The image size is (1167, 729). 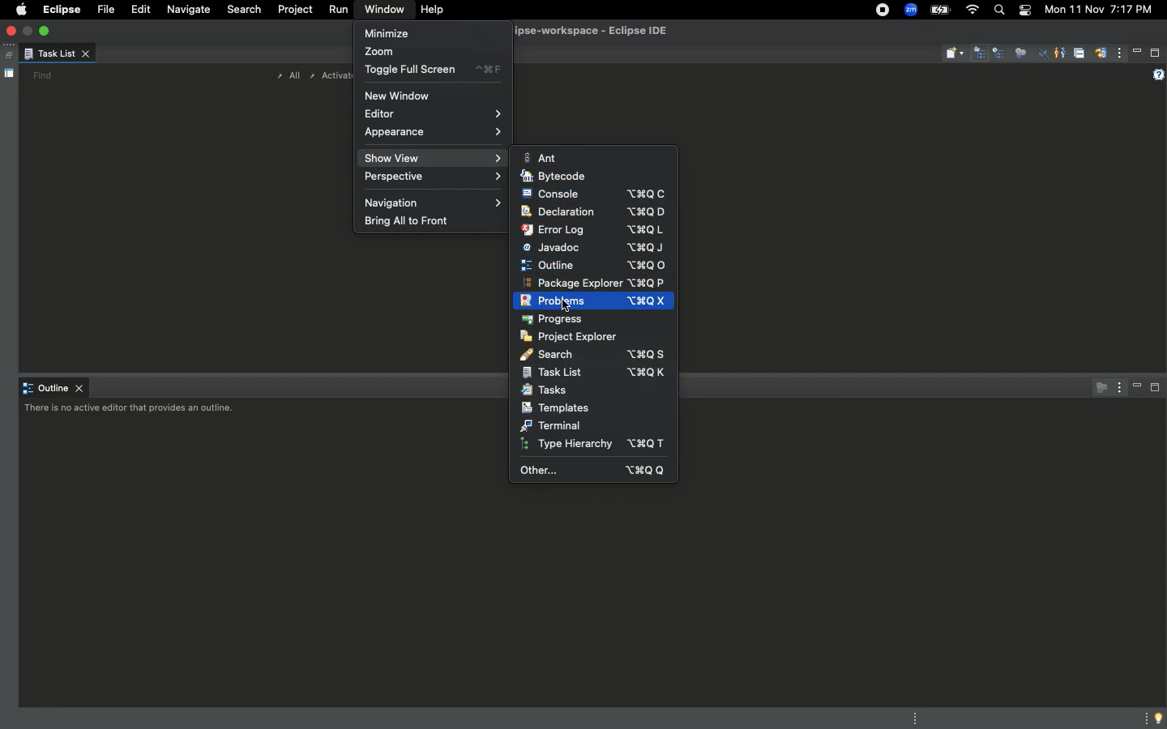 What do you see at coordinates (389, 32) in the screenshot?
I see `Minimize` at bounding box center [389, 32].